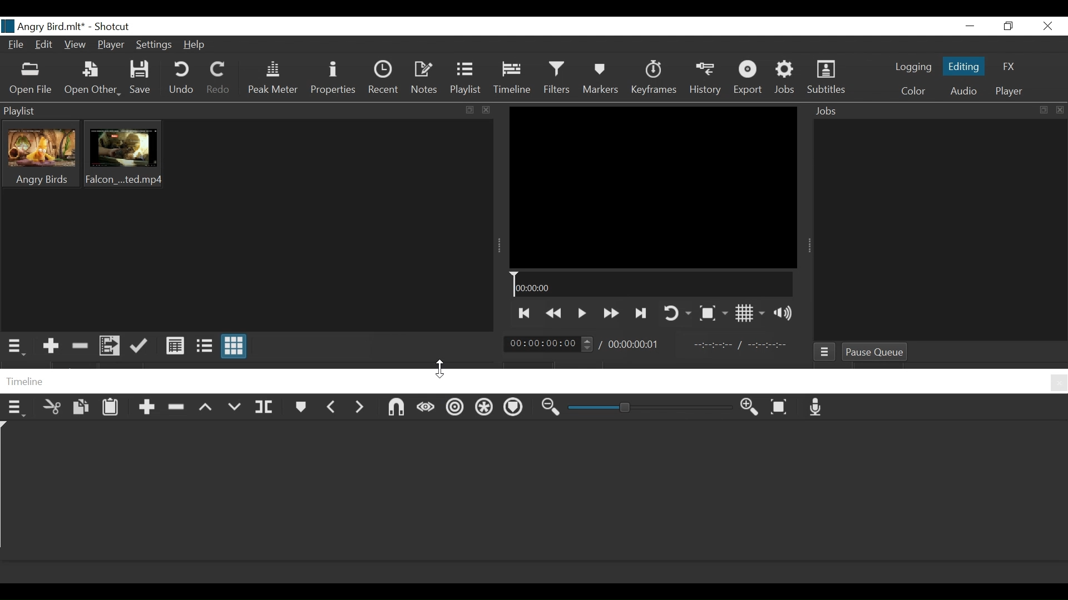 The image size is (1068, 600). What do you see at coordinates (82, 411) in the screenshot?
I see `Copy` at bounding box center [82, 411].